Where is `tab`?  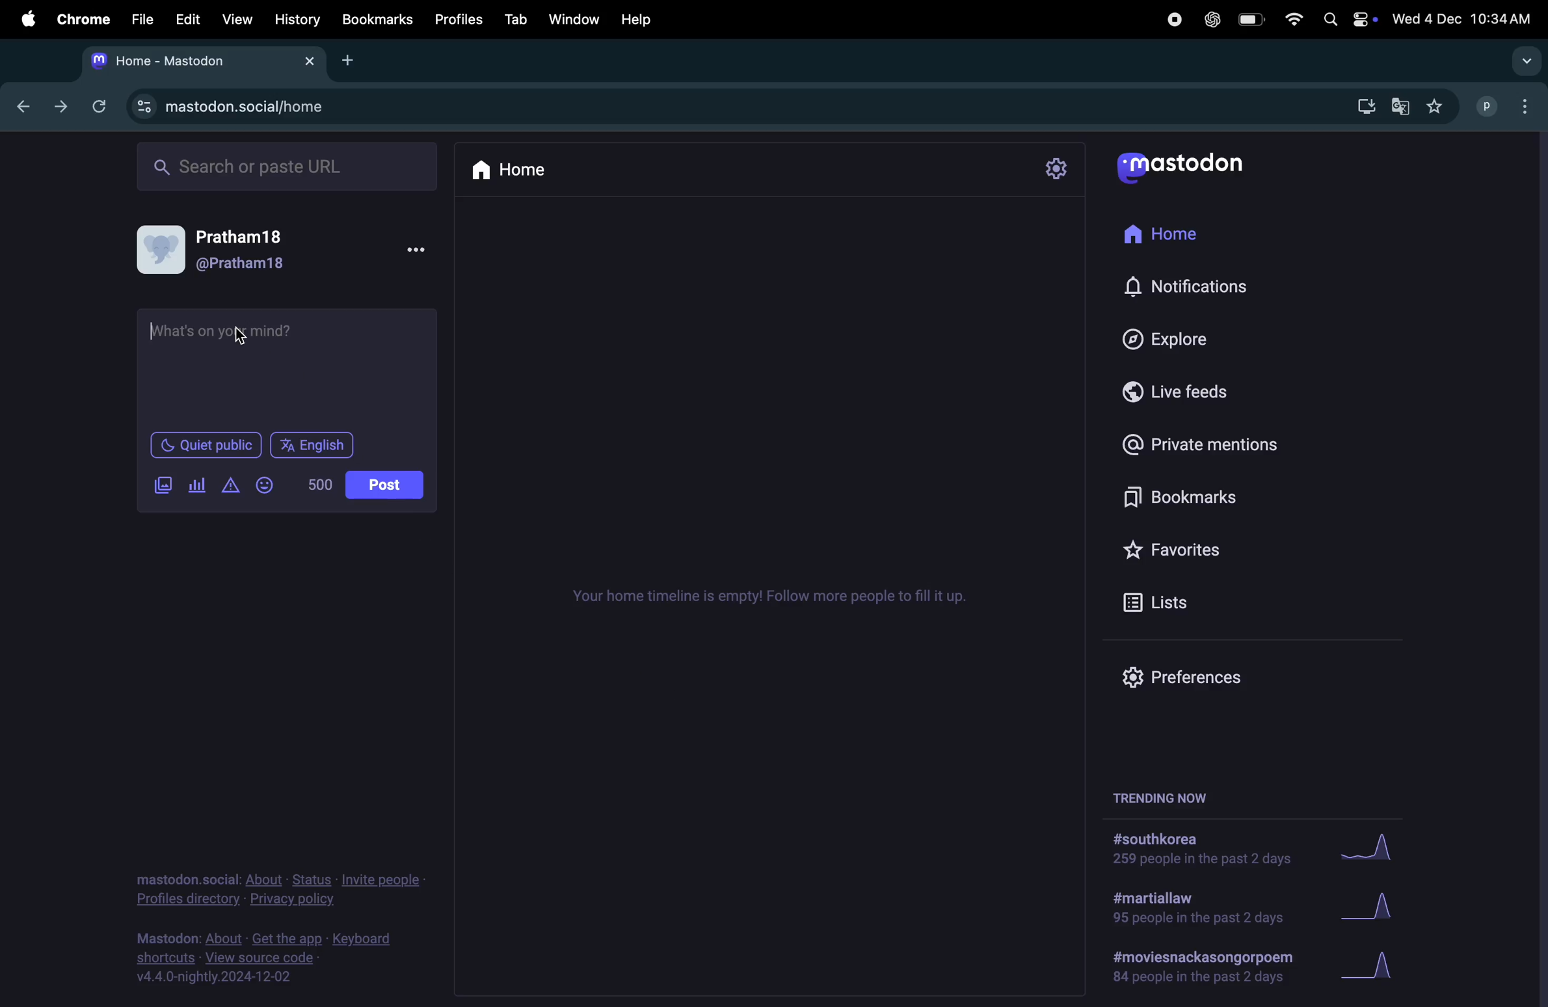
tab is located at coordinates (517, 19).